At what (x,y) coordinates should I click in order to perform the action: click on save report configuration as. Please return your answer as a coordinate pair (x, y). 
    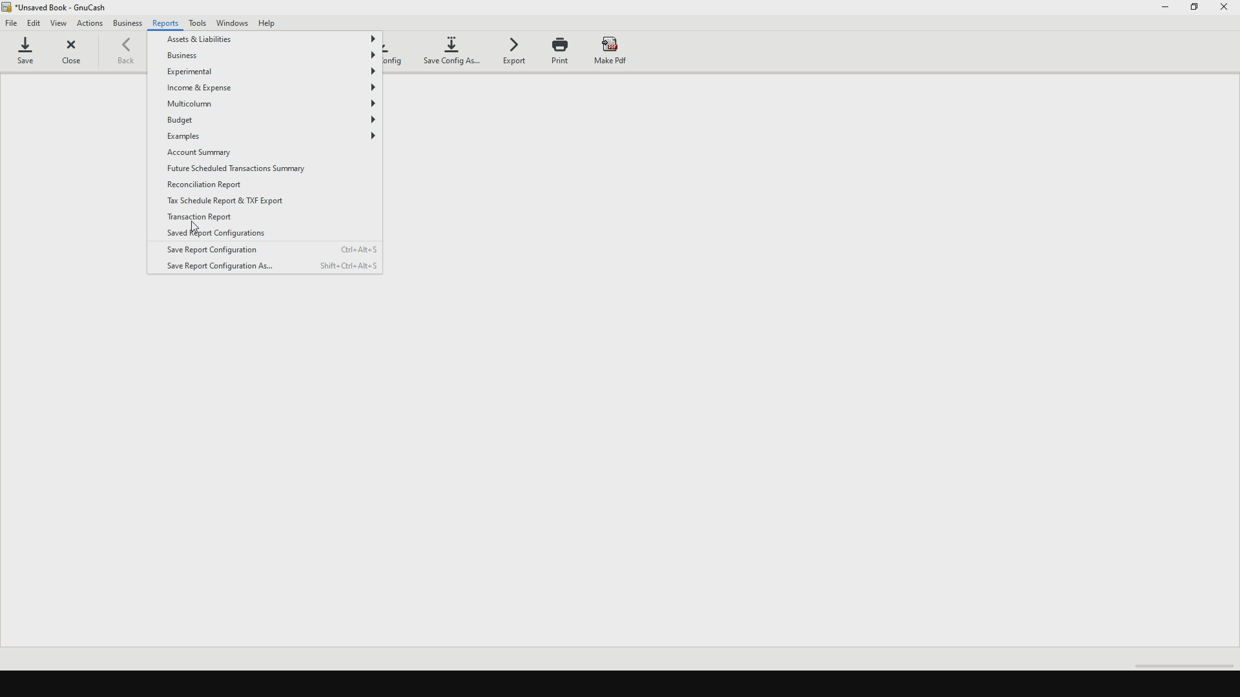
    Looking at the image, I should click on (266, 267).